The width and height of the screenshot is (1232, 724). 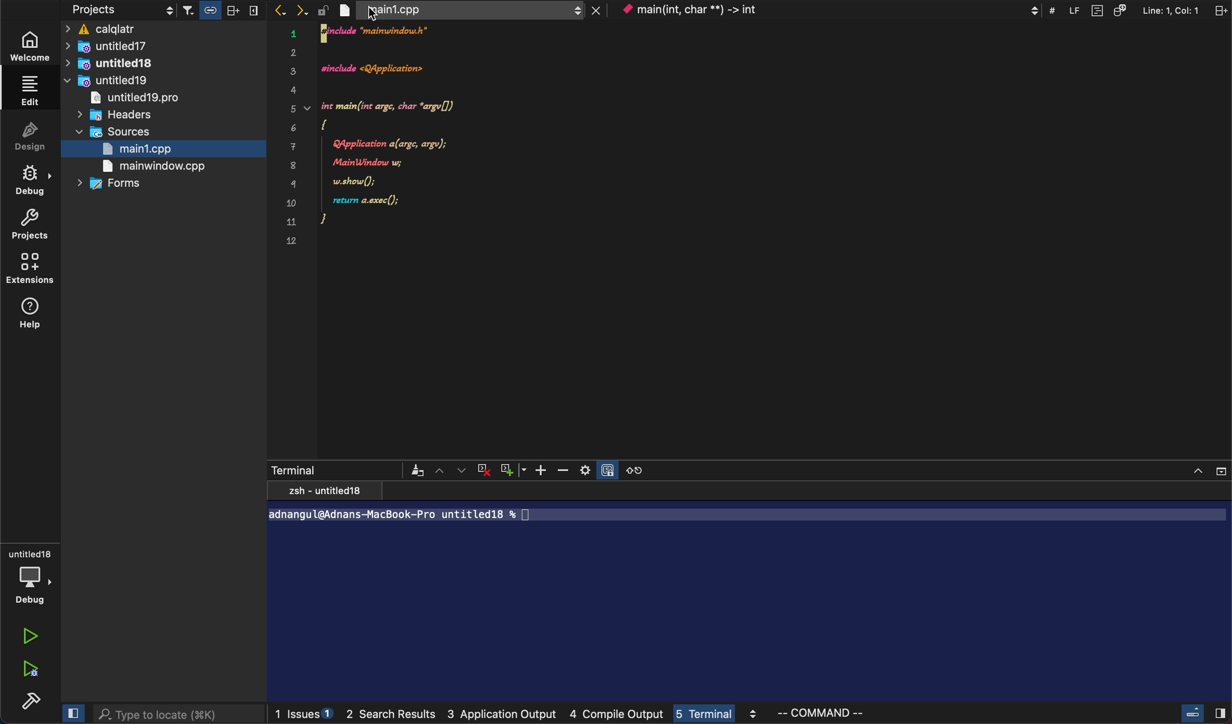 What do you see at coordinates (32, 668) in the screenshot?
I see `run debug` at bounding box center [32, 668].